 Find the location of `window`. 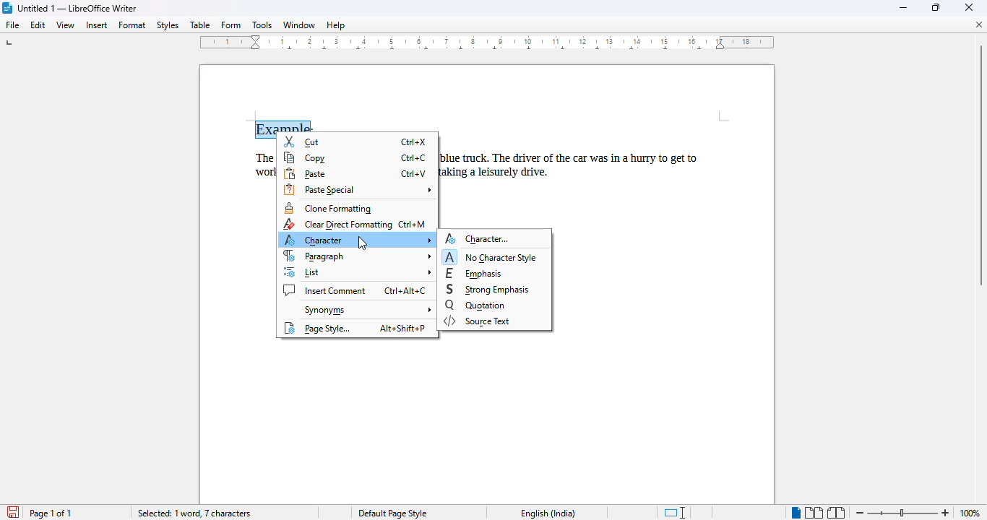

window is located at coordinates (299, 25).